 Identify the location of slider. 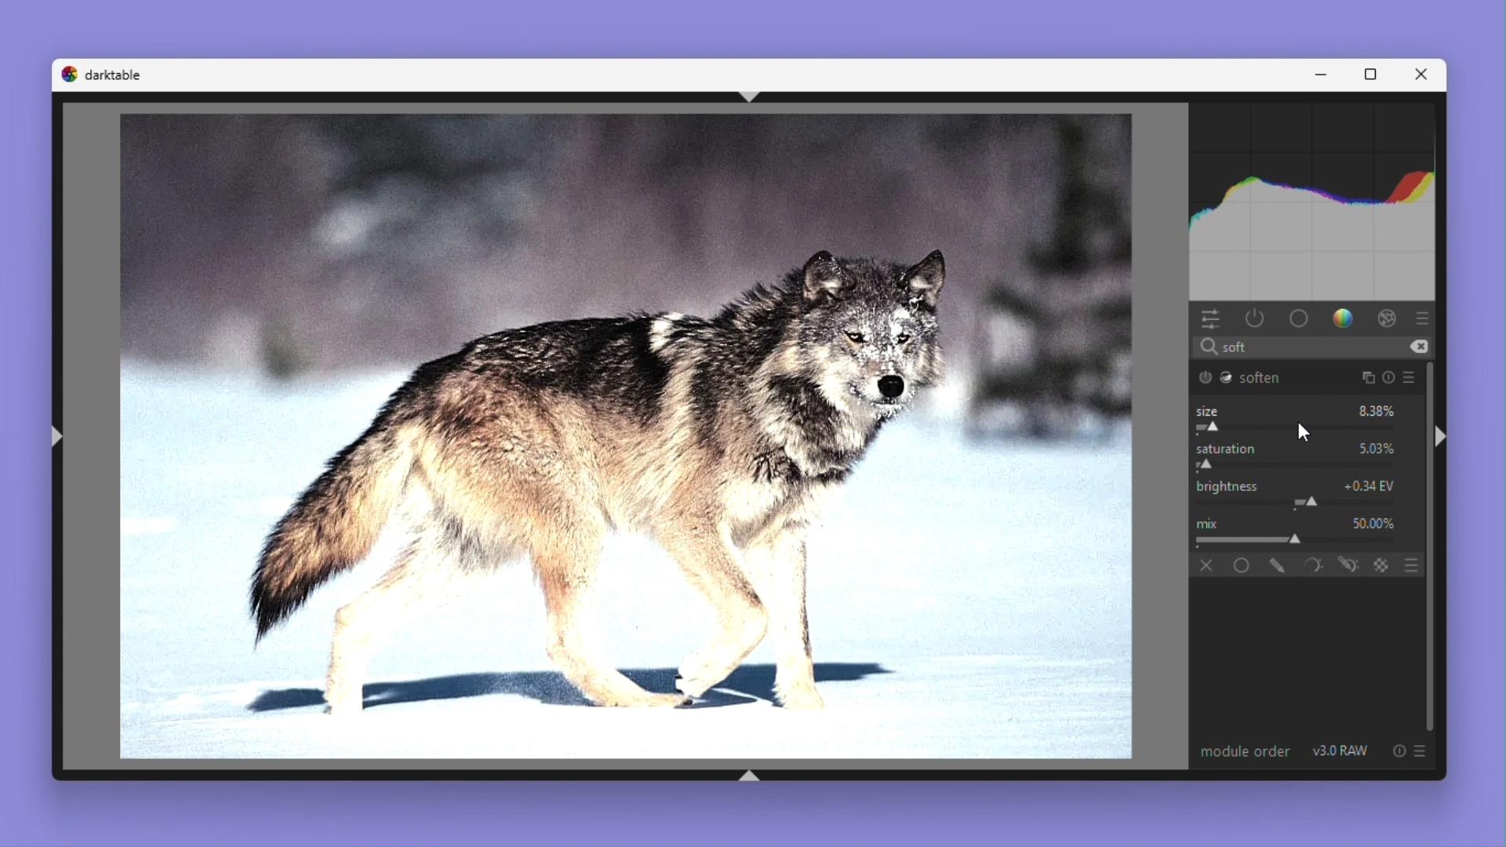
(1297, 540).